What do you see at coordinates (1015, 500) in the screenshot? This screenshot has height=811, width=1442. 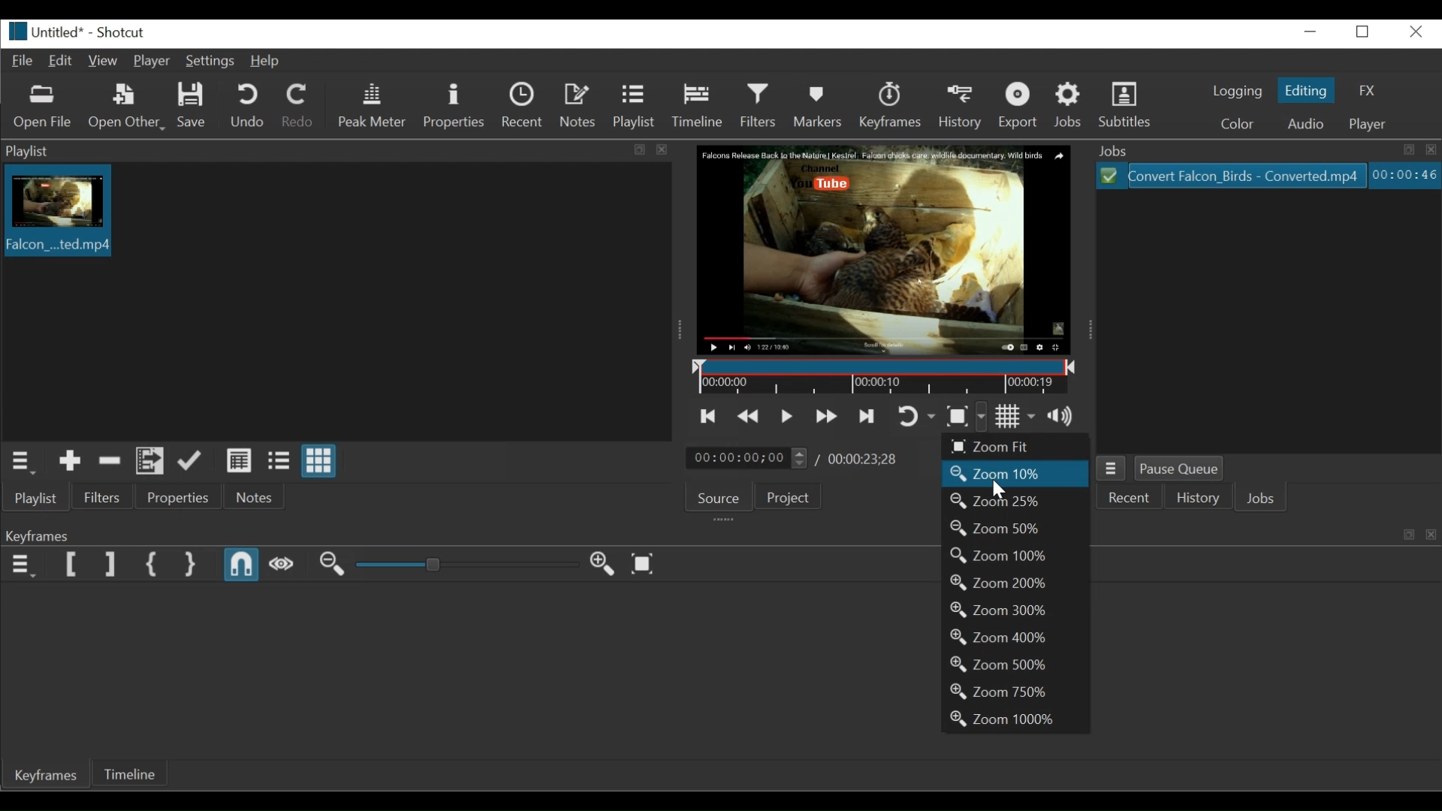 I see `Zoom 25%` at bounding box center [1015, 500].